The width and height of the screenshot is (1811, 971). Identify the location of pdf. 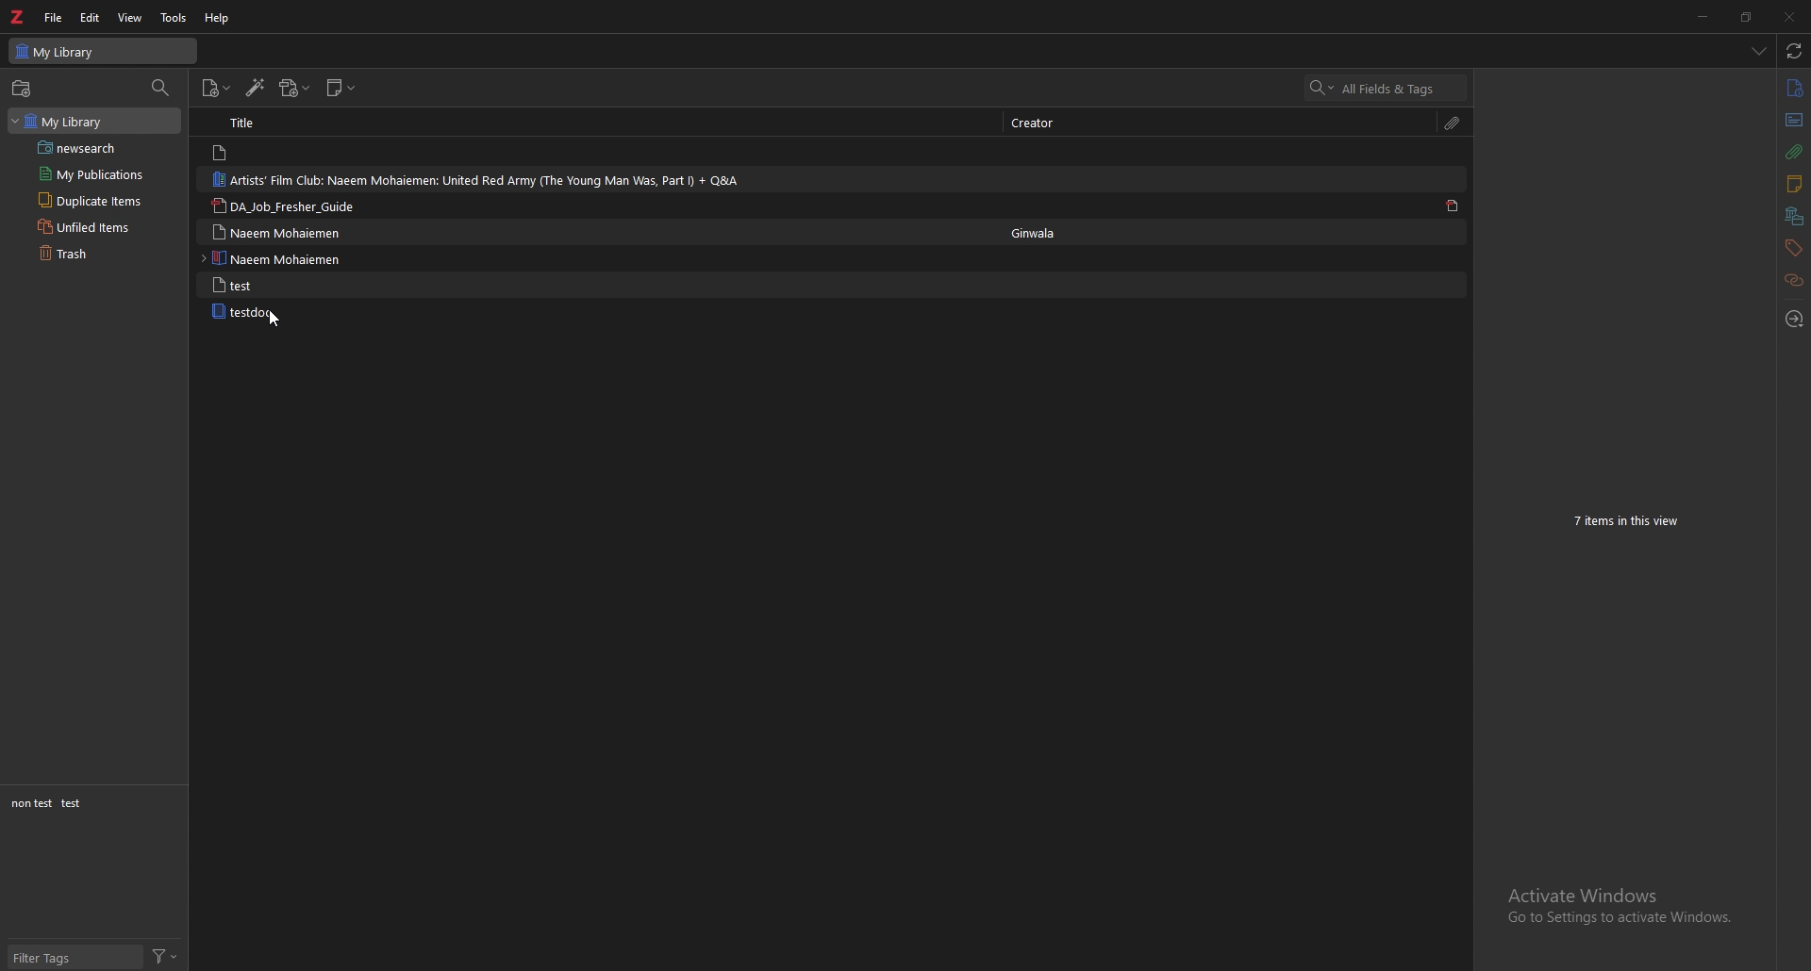
(1452, 206).